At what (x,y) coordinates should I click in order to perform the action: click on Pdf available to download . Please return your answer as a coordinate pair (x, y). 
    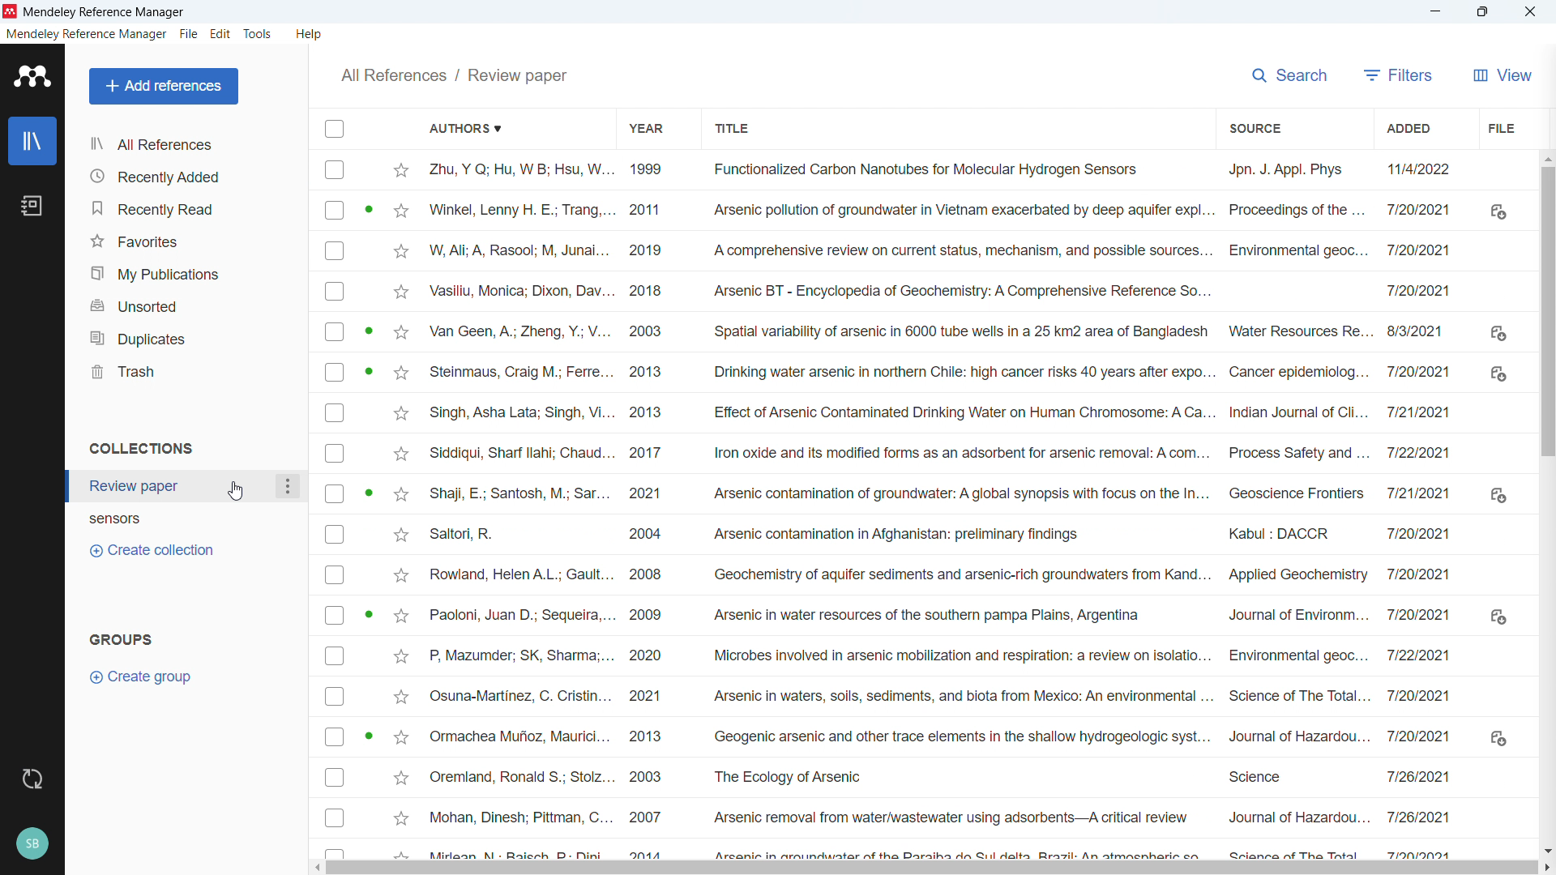
    Looking at the image, I should click on (1498, 538).